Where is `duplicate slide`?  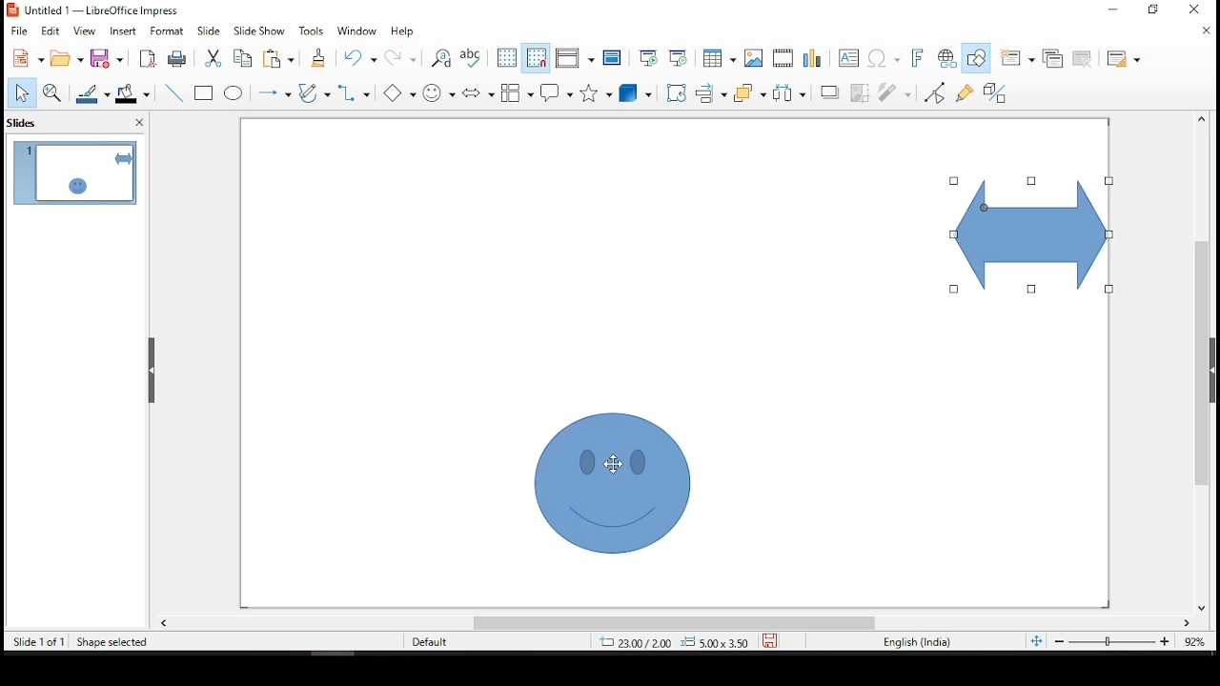 duplicate slide is located at coordinates (1051, 55).